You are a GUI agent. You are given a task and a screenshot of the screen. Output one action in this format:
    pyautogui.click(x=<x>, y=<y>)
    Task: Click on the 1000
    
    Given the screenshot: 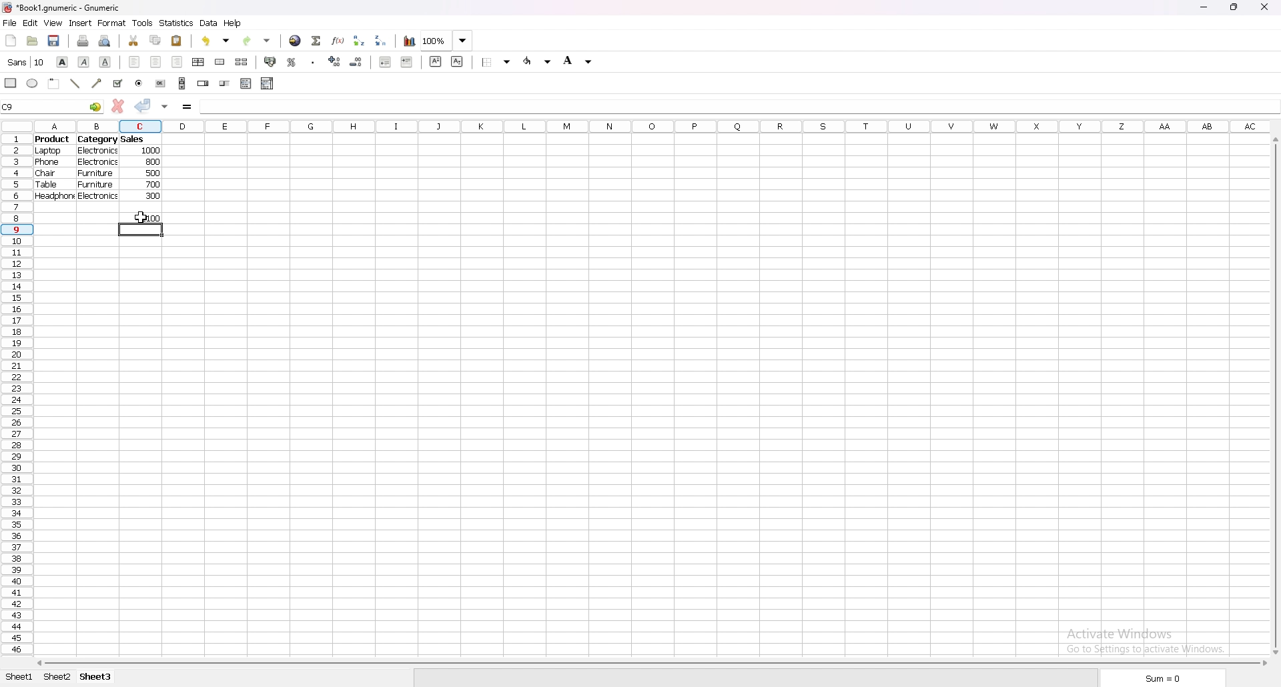 What is the action you would take?
    pyautogui.click(x=152, y=151)
    